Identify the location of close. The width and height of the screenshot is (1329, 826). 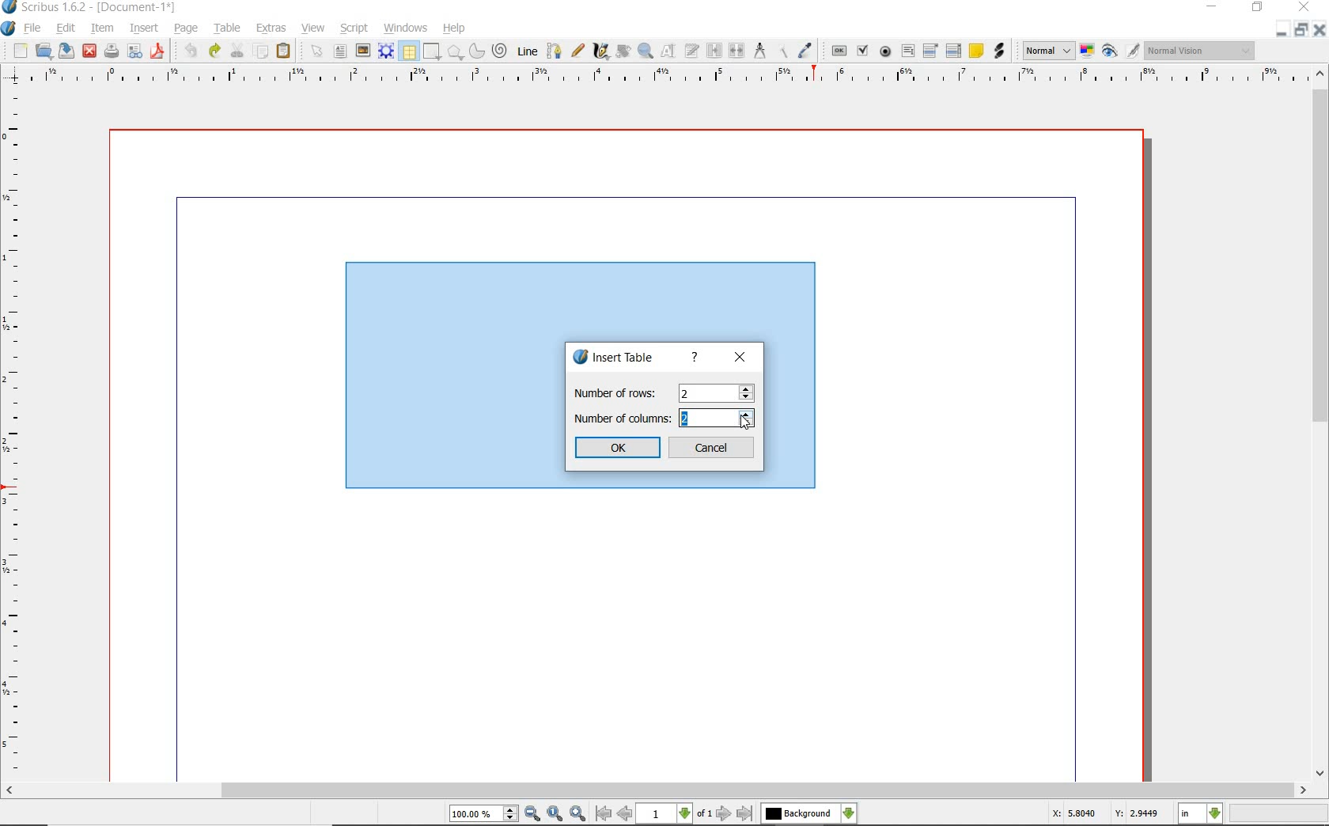
(89, 50).